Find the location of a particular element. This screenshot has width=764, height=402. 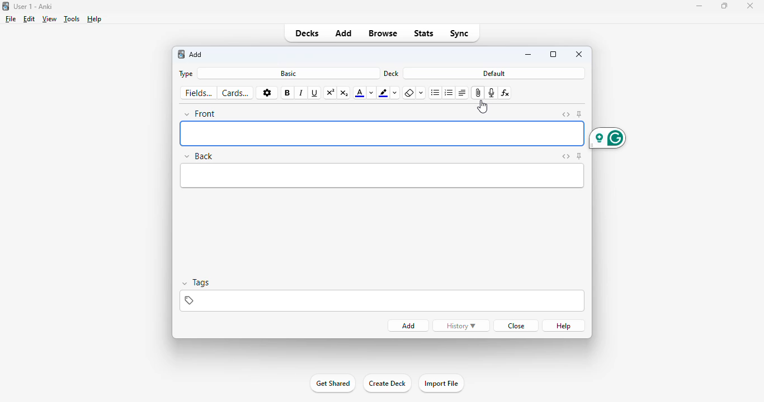

title is located at coordinates (34, 6).